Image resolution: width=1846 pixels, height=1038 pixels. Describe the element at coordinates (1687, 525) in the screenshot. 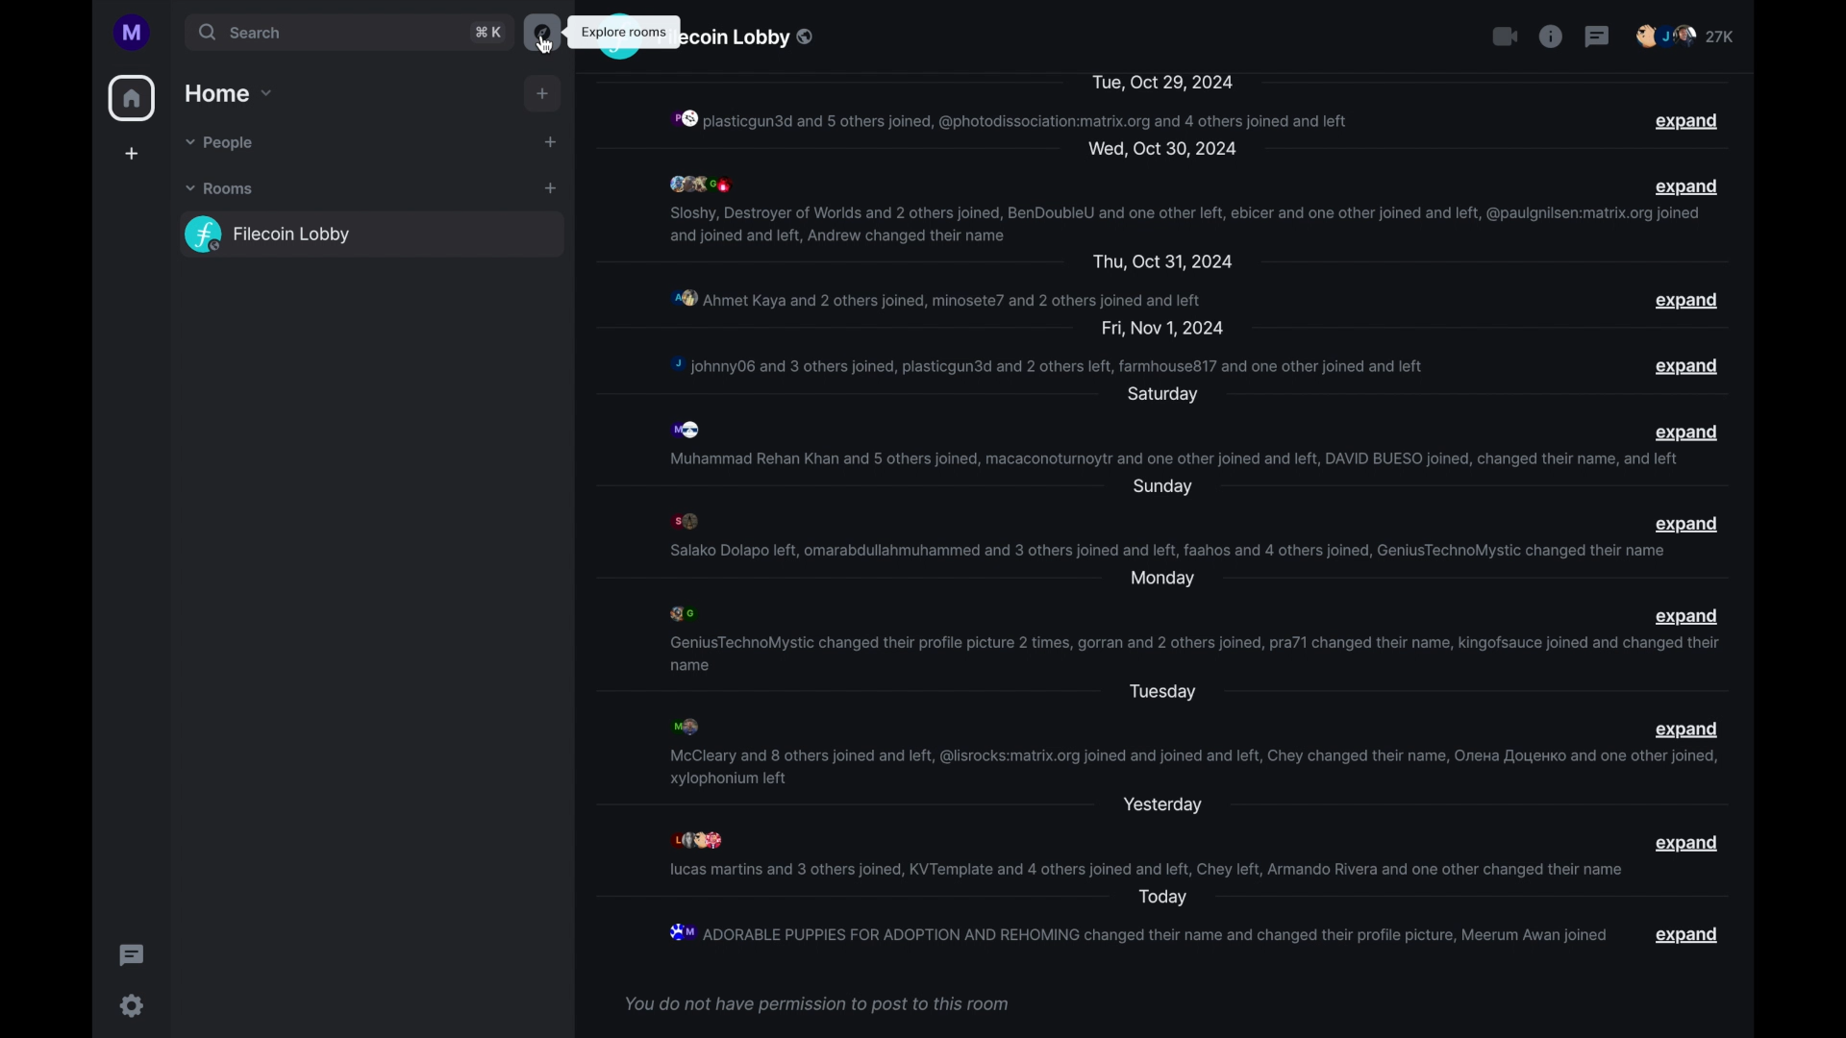

I see `expand` at that location.